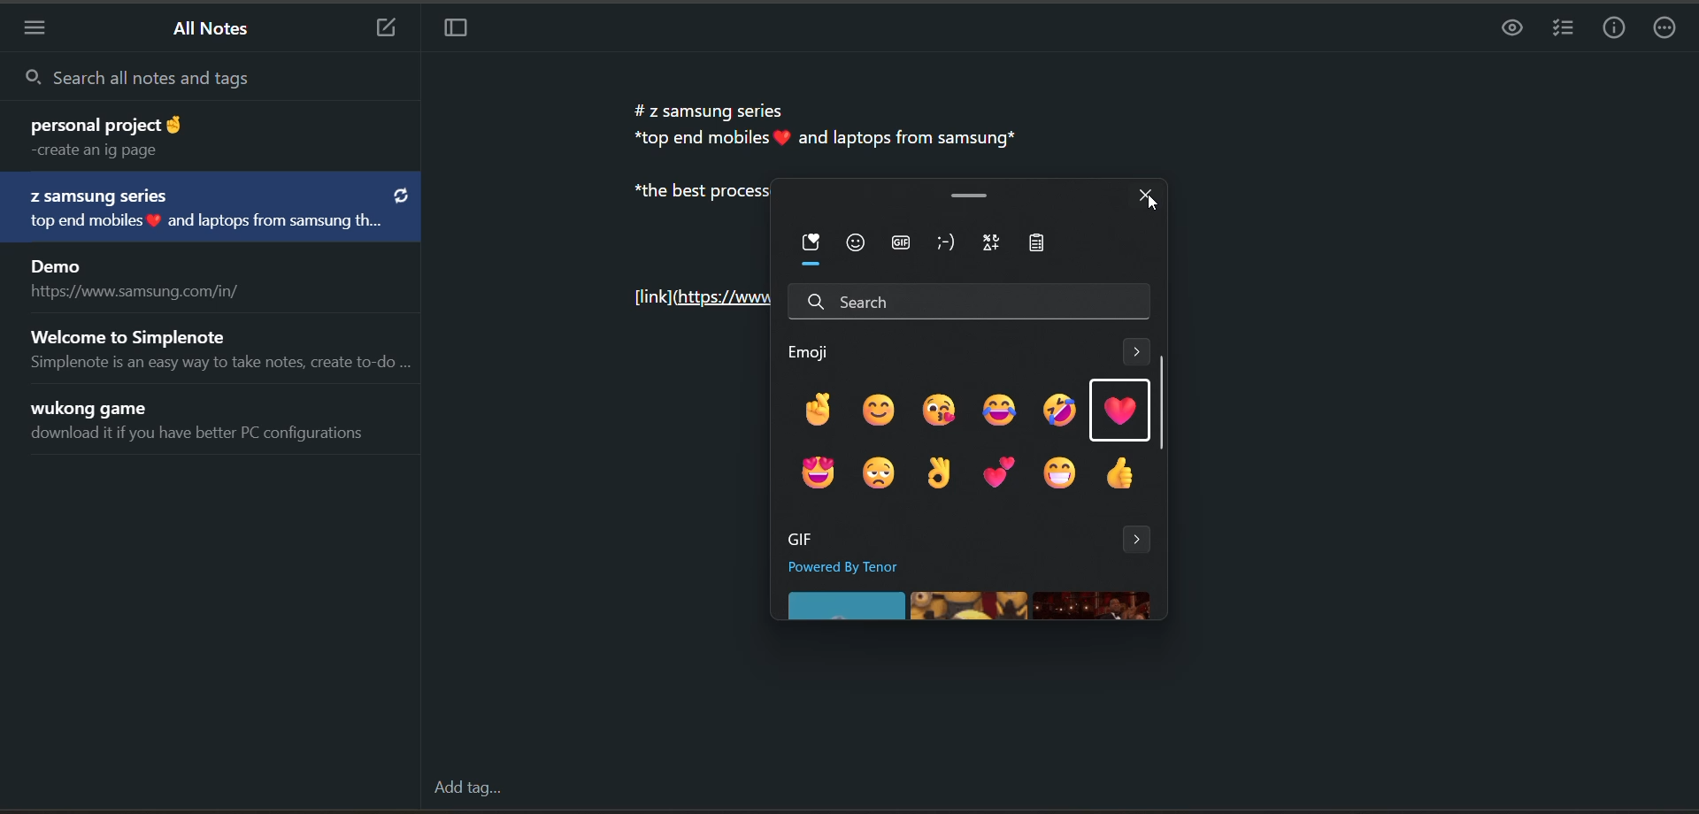 This screenshot has width=1699, height=814. What do you see at coordinates (385, 28) in the screenshot?
I see `new note` at bounding box center [385, 28].